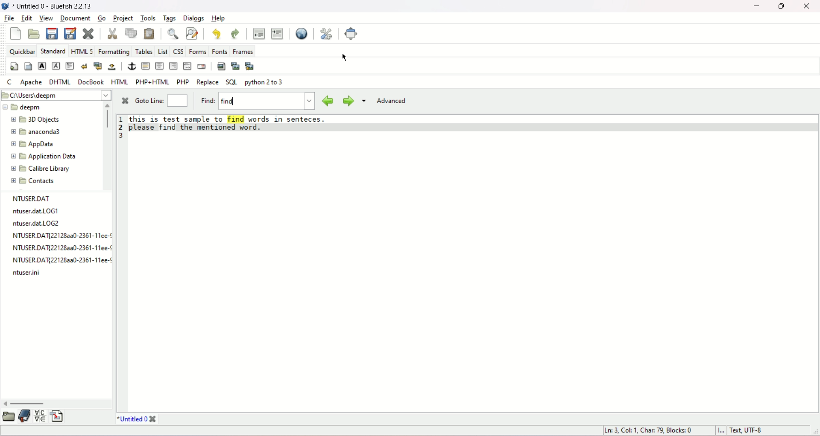 The image size is (820, 436). Describe the element at coordinates (84, 66) in the screenshot. I see `break` at that location.